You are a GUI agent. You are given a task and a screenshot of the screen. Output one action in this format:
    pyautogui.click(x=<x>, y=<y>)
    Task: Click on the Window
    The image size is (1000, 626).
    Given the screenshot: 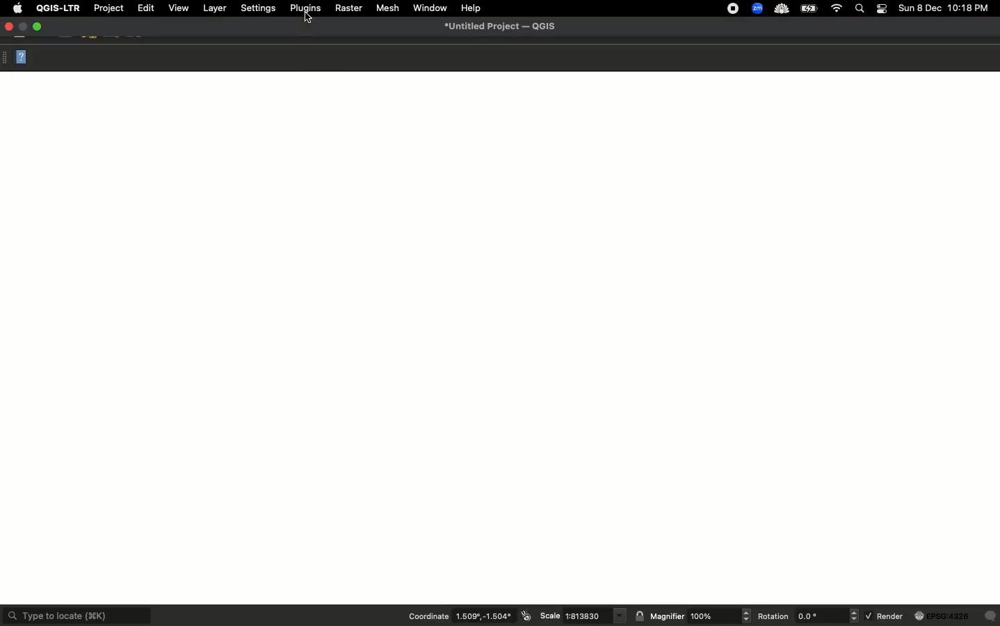 What is the action you would take?
    pyautogui.click(x=430, y=8)
    